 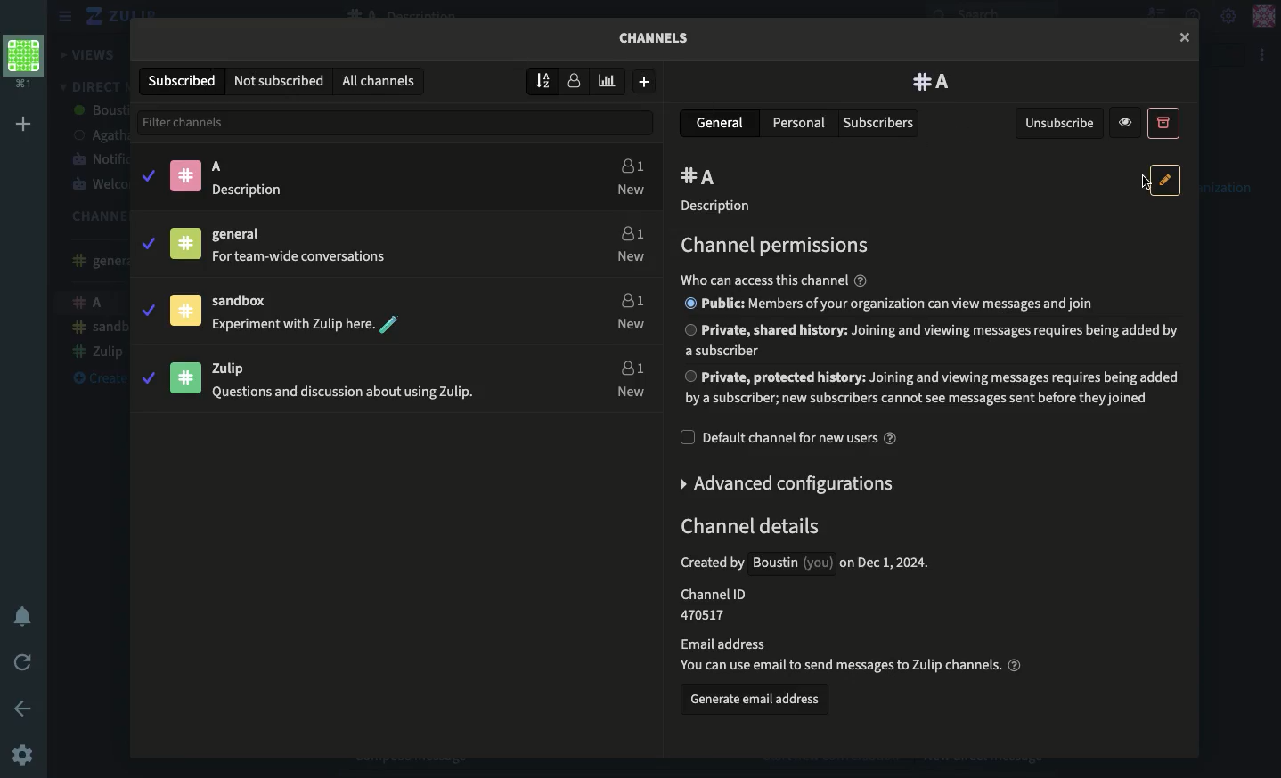 I want to click on Settings, so click(x=23, y=757).